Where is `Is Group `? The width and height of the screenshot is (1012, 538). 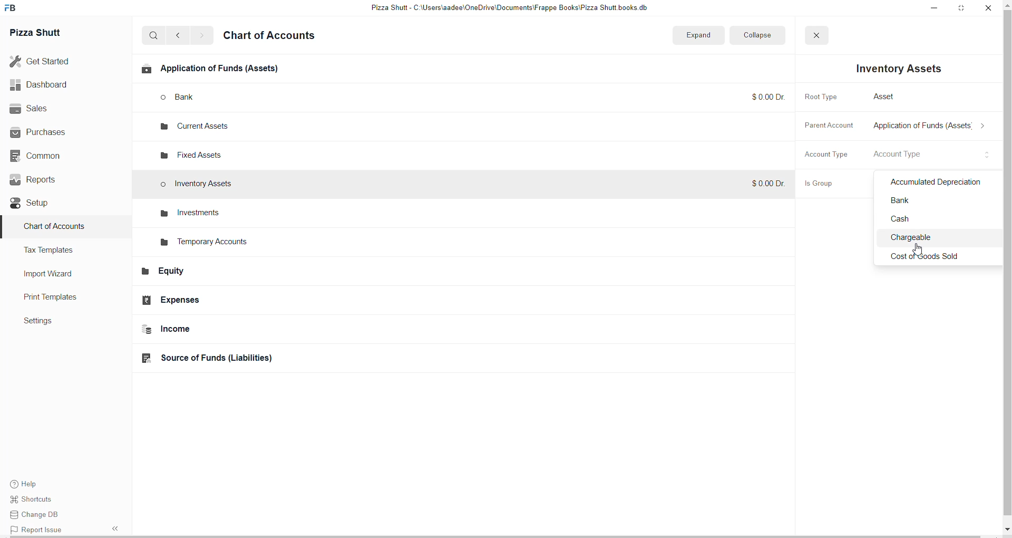 Is Group  is located at coordinates (823, 185).